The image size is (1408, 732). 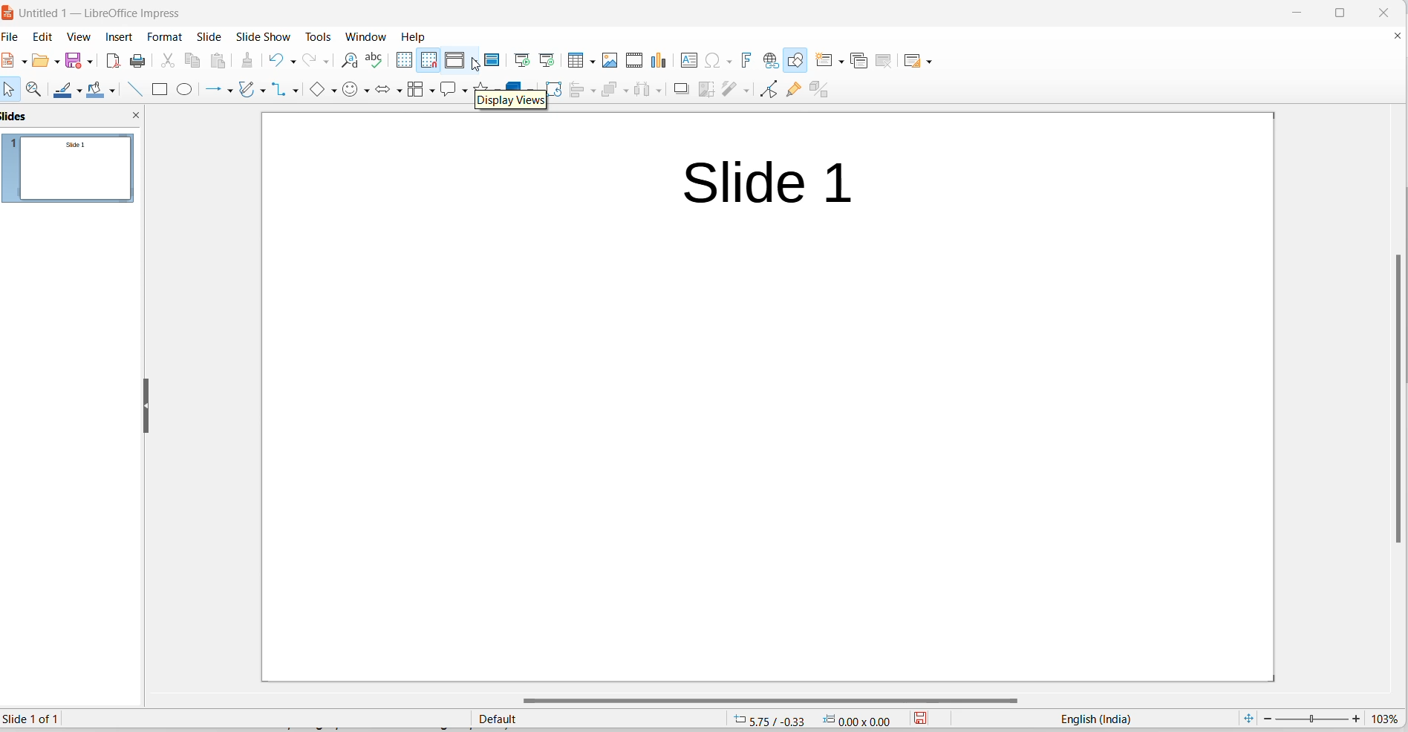 What do you see at coordinates (54, 60) in the screenshot?
I see `open options` at bounding box center [54, 60].